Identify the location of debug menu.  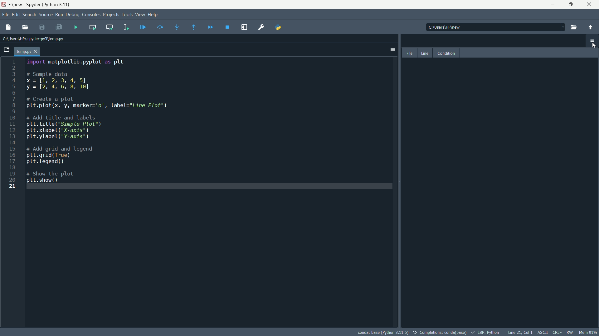
(73, 15).